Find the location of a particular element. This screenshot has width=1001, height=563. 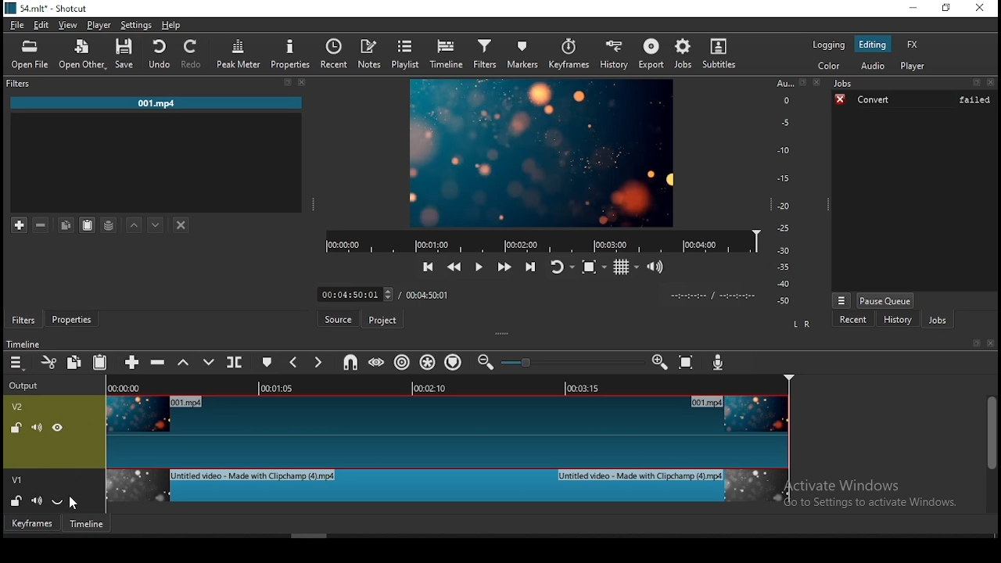

markers is located at coordinates (520, 53).